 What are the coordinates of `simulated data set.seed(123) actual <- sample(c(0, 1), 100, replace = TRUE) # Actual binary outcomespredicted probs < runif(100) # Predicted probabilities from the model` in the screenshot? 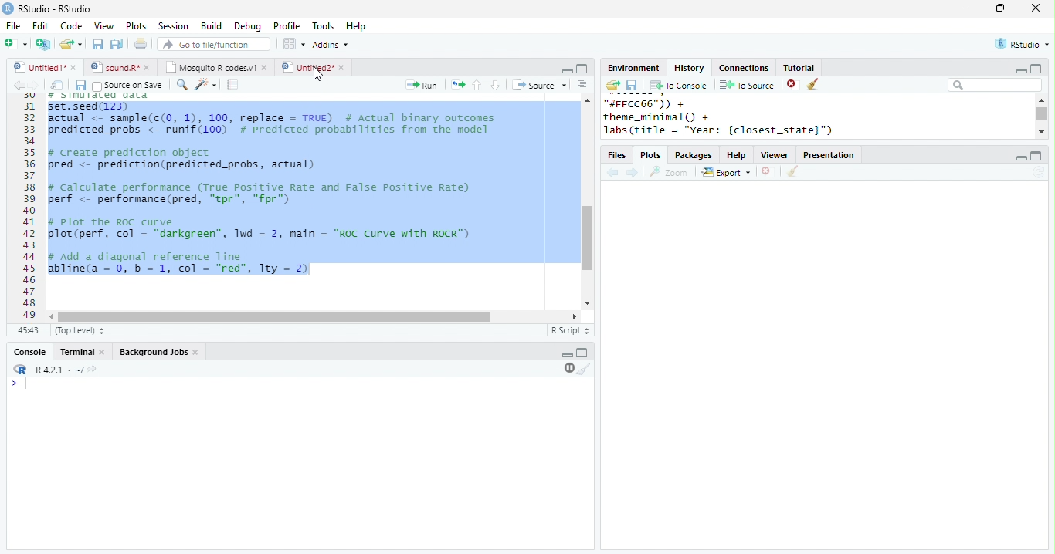 It's located at (274, 114).